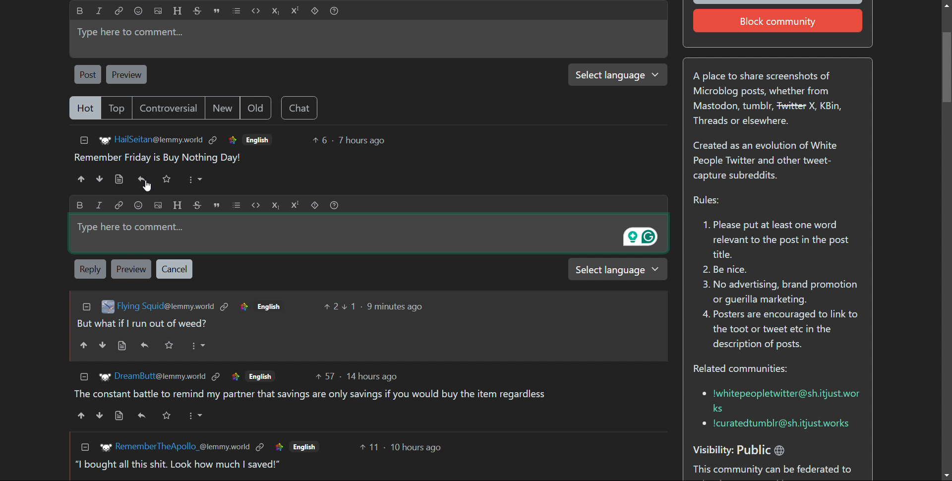 This screenshot has width=952, height=481. I want to click on A place to share screenshots of
Microblog posts, whether from
Mastodon, tumblr, Fwitter X, KBin,
Threads or elsewhere., so click(773, 101).